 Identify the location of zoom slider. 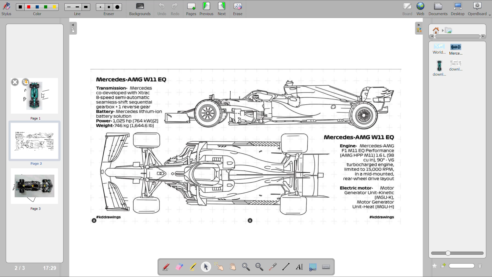
(457, 253).